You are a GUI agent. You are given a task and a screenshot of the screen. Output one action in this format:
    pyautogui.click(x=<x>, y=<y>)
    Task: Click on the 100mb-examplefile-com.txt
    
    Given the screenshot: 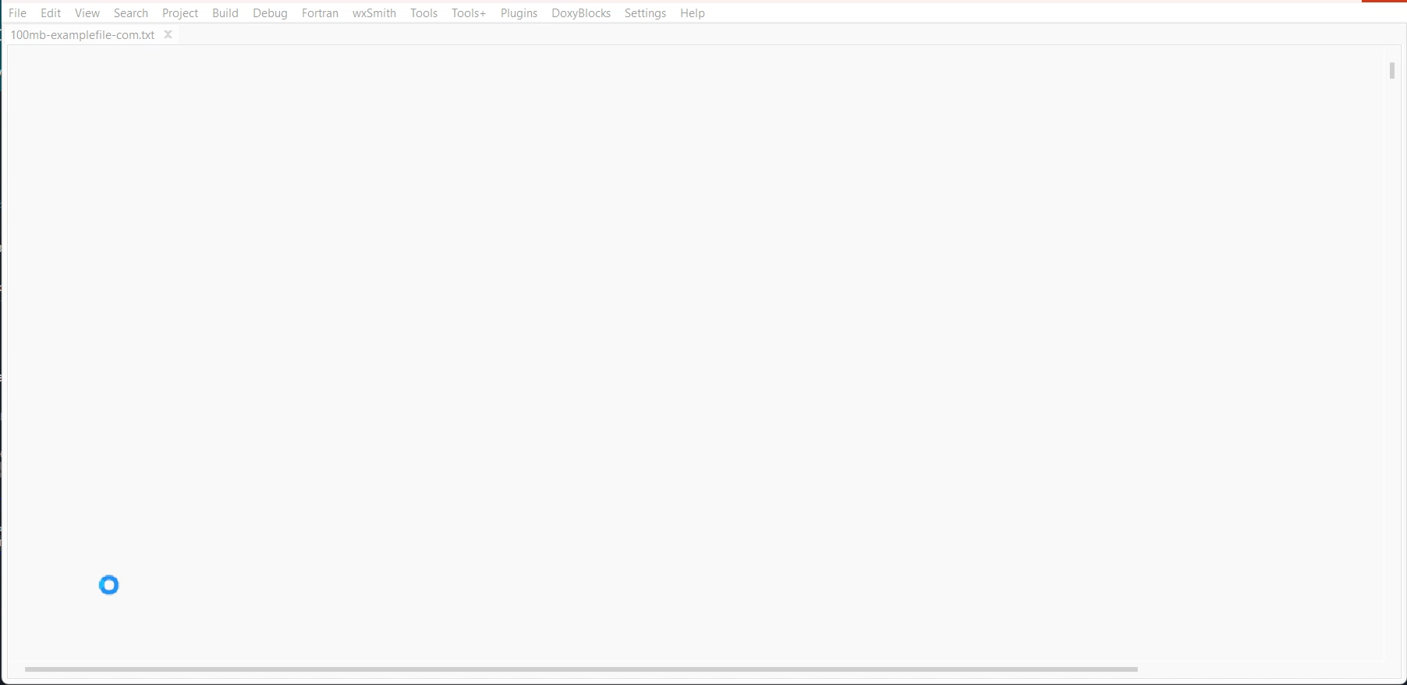 What is the action you would take?
    pyautogui.click(x=90, y=34)
    